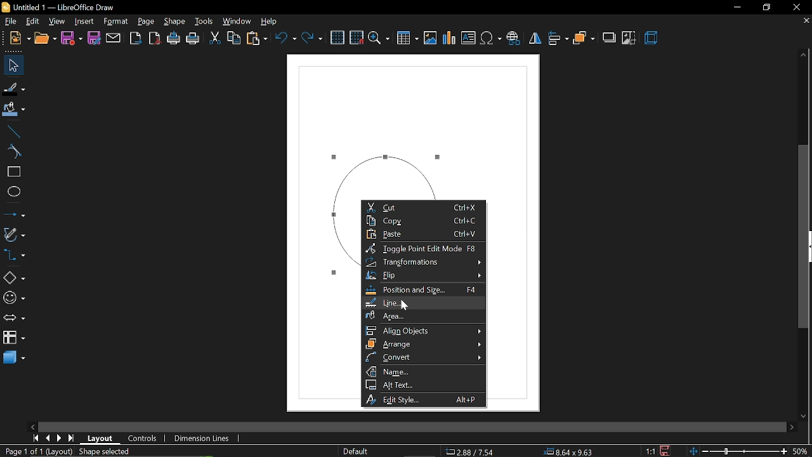 The width and height of the screenshot is (812, 457). Describe the element at coordinates (422, 234) in the screenshot. I see `paste` at that location.